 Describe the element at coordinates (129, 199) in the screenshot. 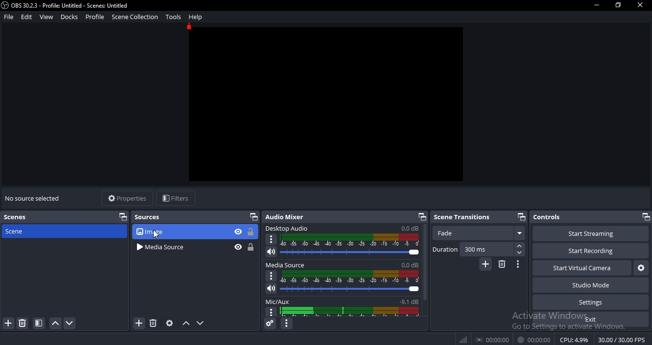

I see `properties` at that location.